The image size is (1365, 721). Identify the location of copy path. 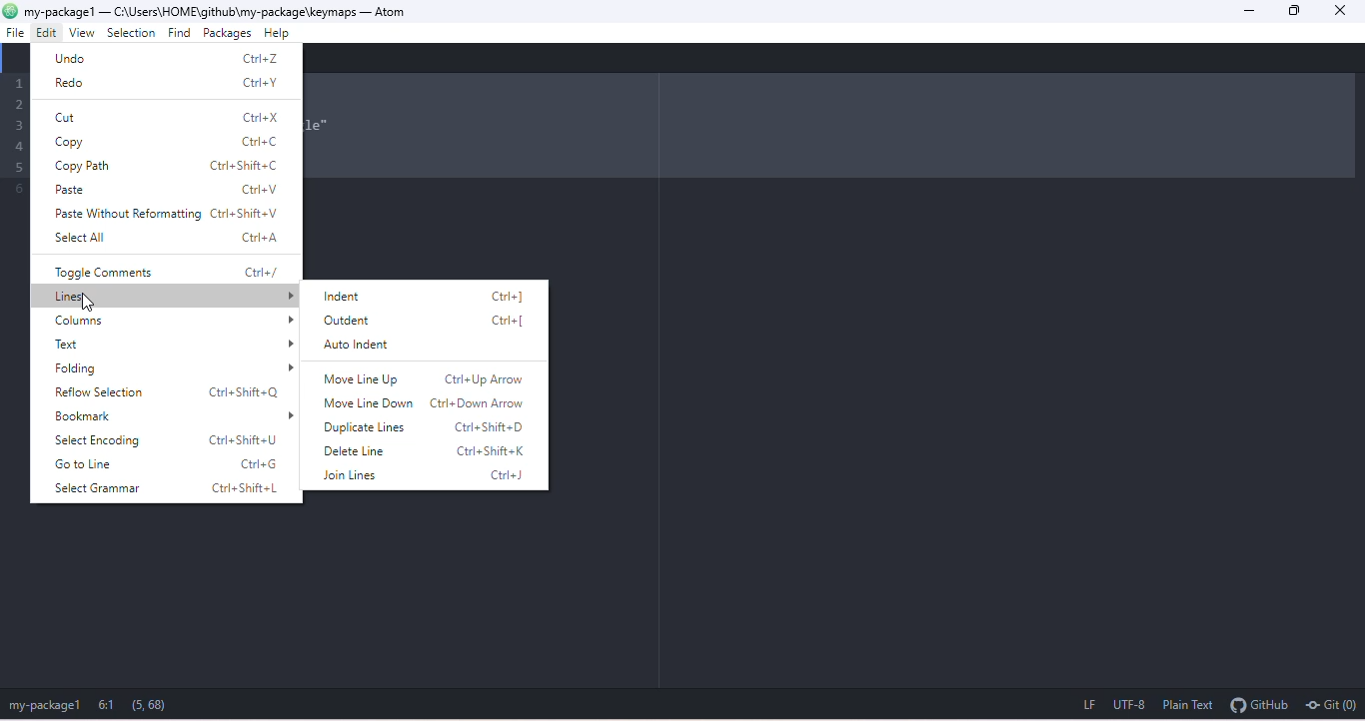
(170, 165).